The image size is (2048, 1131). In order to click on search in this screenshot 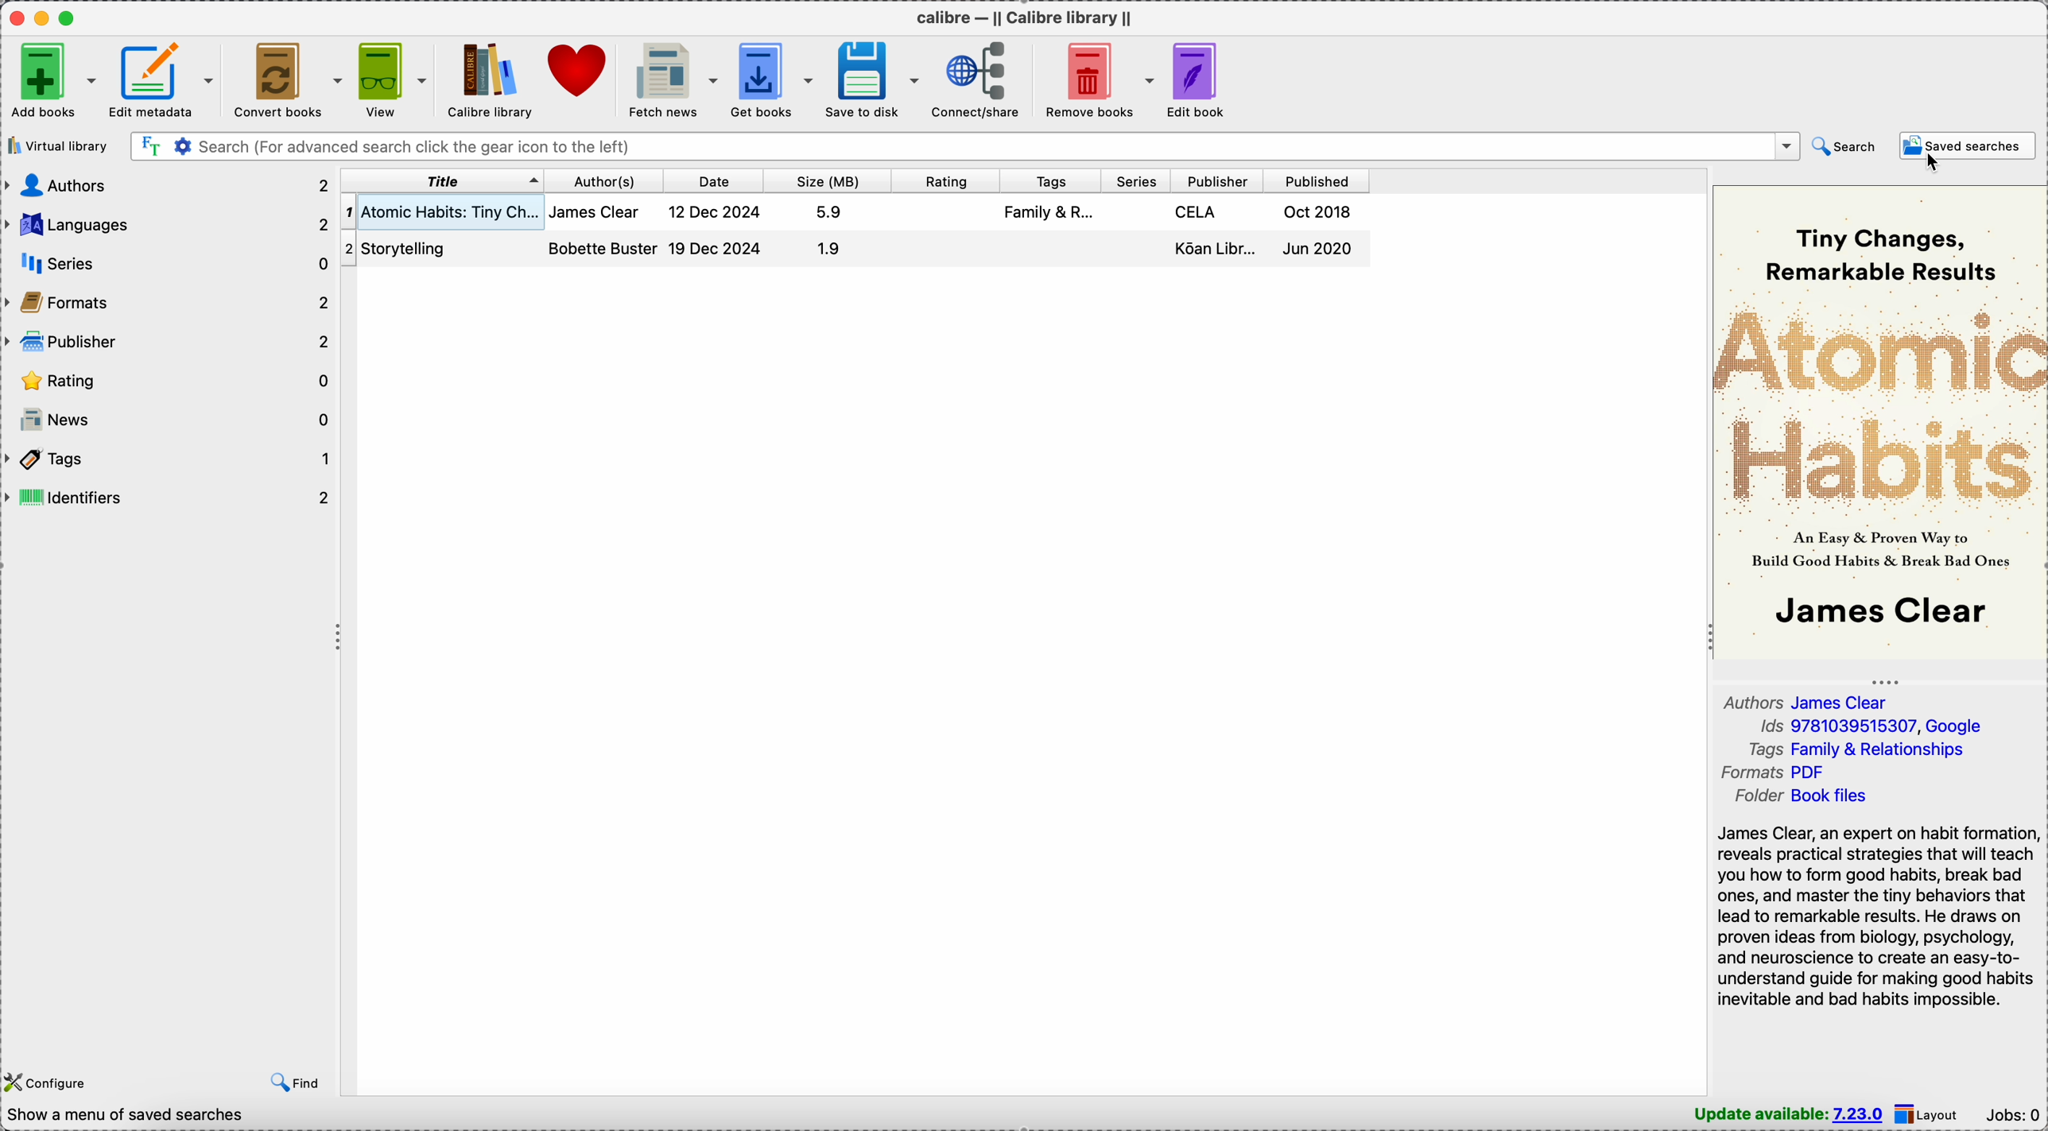, I will do `click(1845, 147)`.